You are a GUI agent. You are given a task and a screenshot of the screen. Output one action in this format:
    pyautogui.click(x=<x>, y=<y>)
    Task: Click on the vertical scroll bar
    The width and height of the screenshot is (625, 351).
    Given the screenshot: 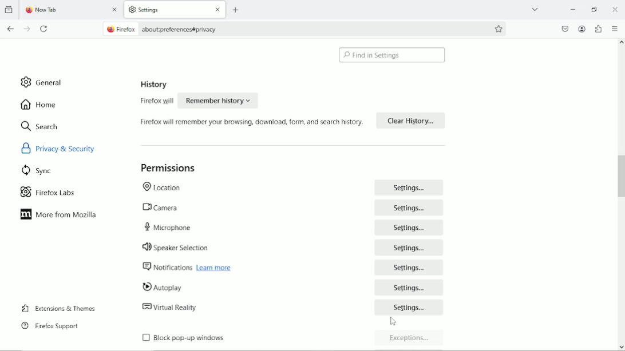 What is the action you would take?
    pyautogui.click(x=620, y=177)
    